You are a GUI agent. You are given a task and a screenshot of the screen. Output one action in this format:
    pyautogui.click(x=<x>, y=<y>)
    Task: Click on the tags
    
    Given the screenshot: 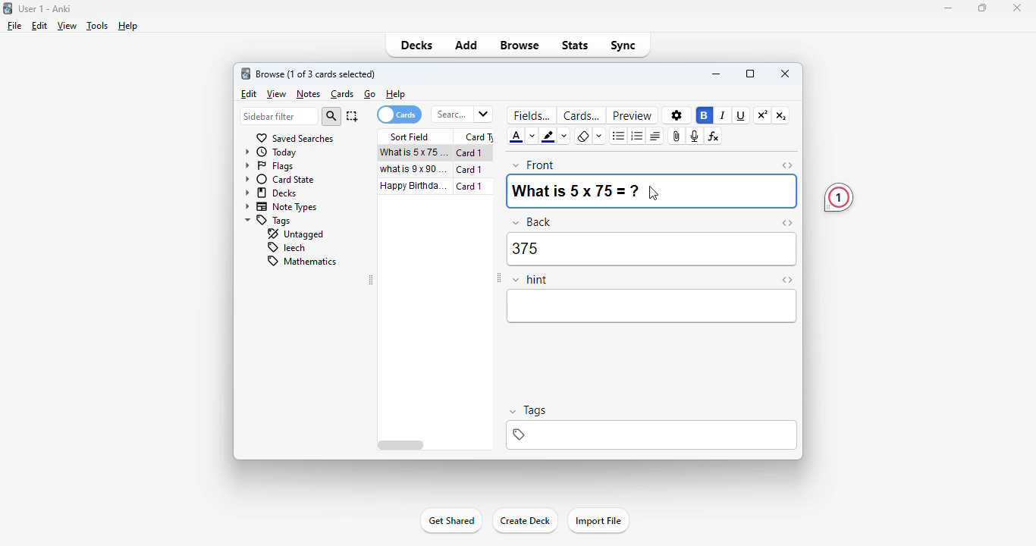 What is the action you would take?
    pyautogui.click(x=653, y=435)
    